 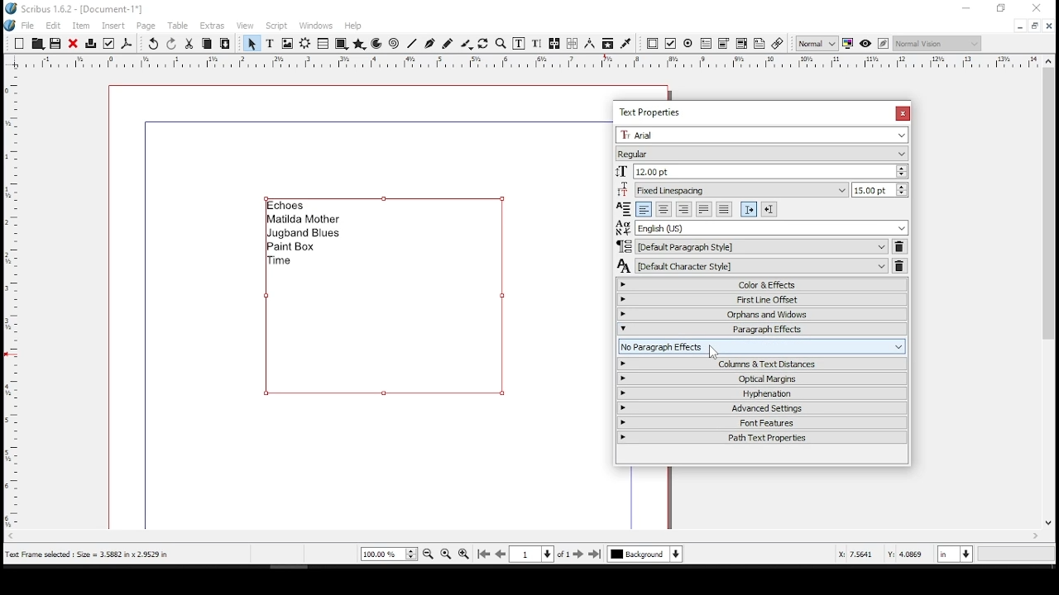 What do you see at coordinates (760, 360) in the screenshot?
I see `no paragraph effects` at bounding box center [760, 360].